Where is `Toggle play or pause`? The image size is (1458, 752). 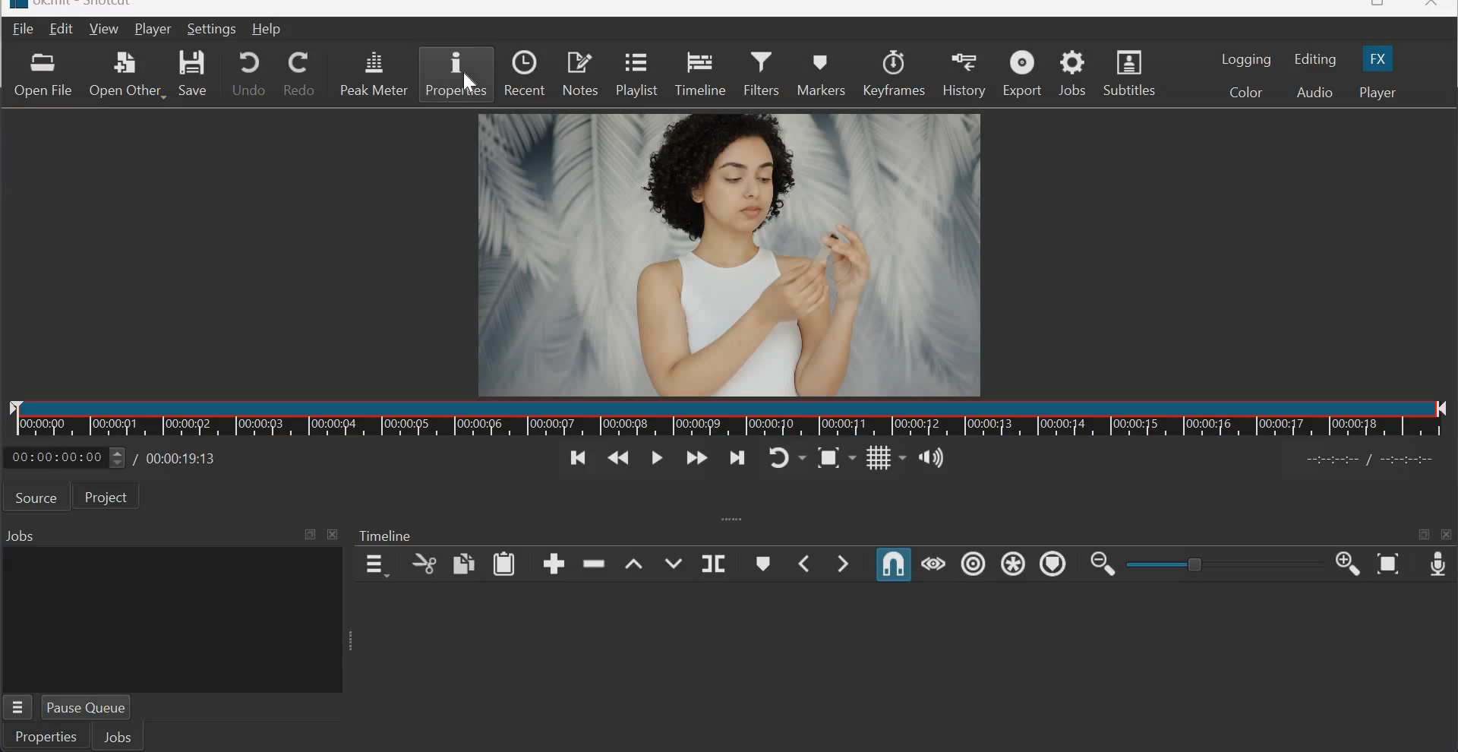
Toggle play or pause is located at coordinates (658, 457).